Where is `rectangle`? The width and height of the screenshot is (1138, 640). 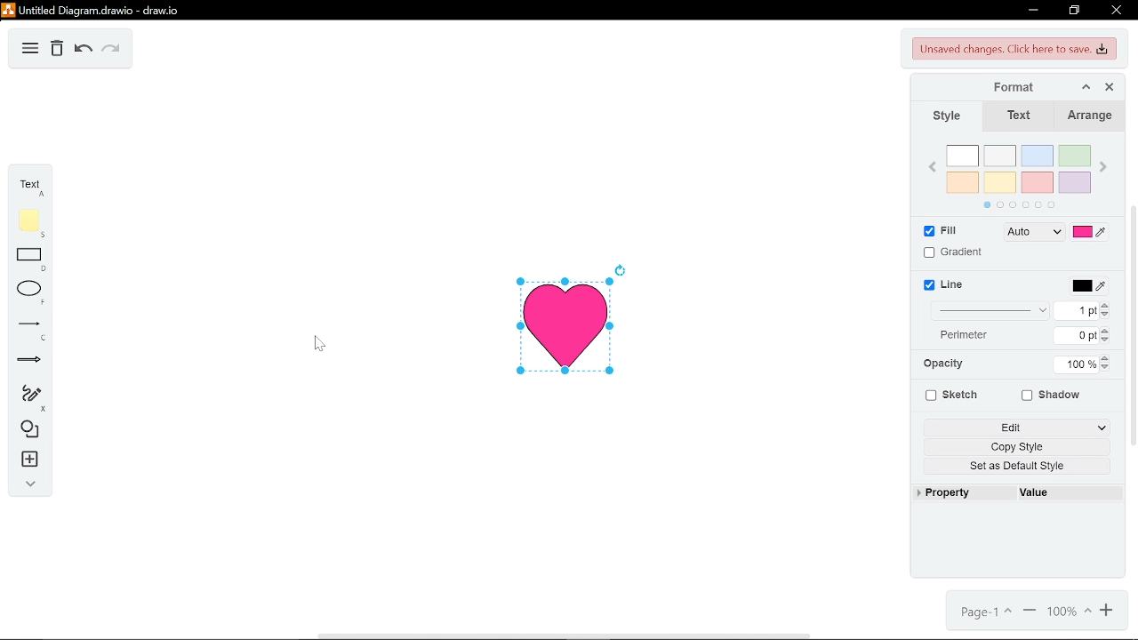
rectangle is located at coordinates (29, 260).